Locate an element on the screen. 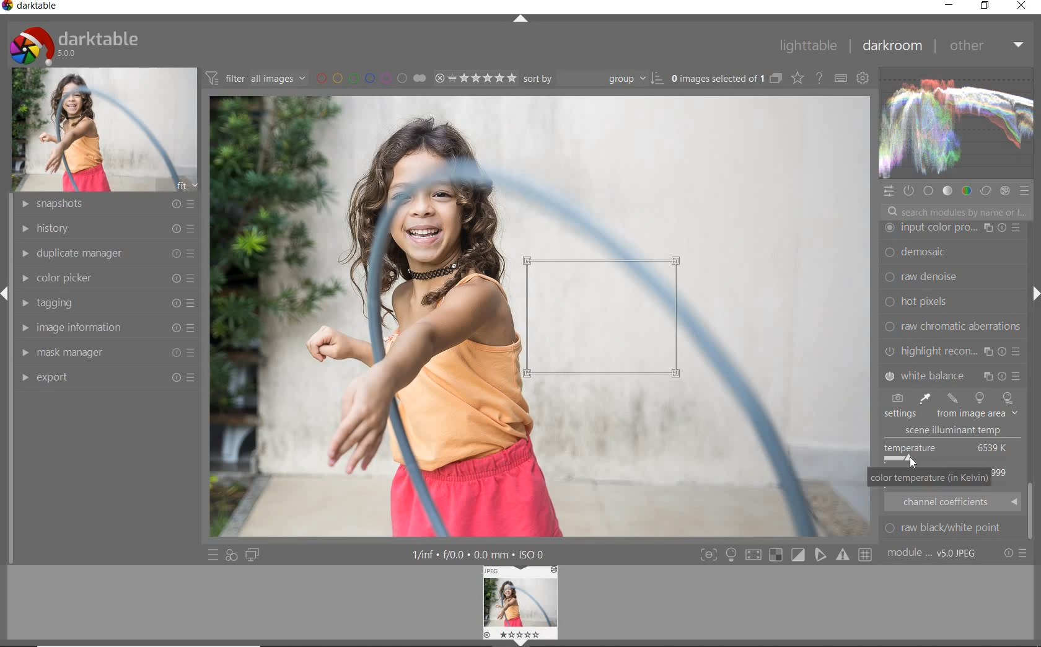 This screenshot has width=1041, height=647. dither or paste is located at coordinates (949, 278).